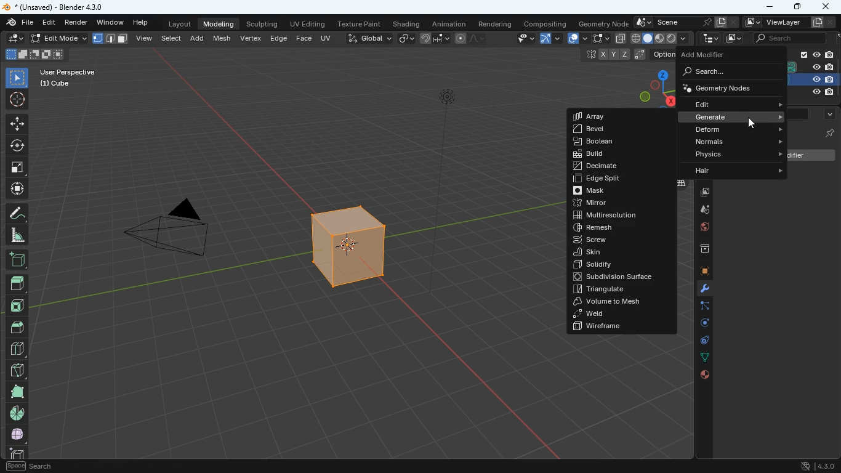 The image size is (841, 473). I want to click on close app, so click(826, 6).